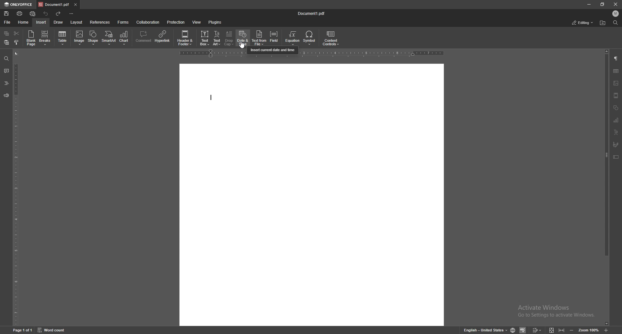  What do you see at coordinates (312, 14) in the screenshot?
I see `file name` at bounding box center [312, 14].